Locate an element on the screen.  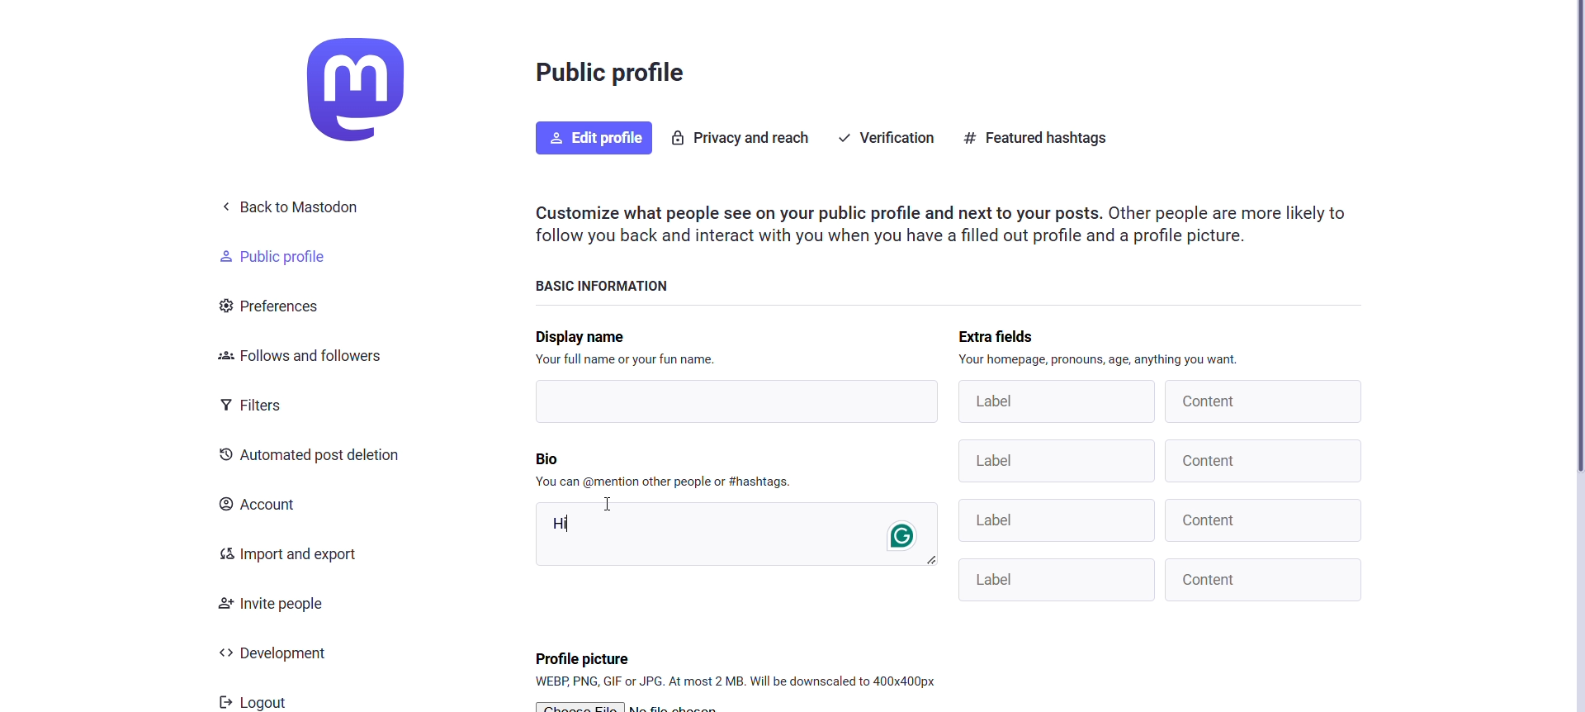
Logout is located at coordinates (254, 699).